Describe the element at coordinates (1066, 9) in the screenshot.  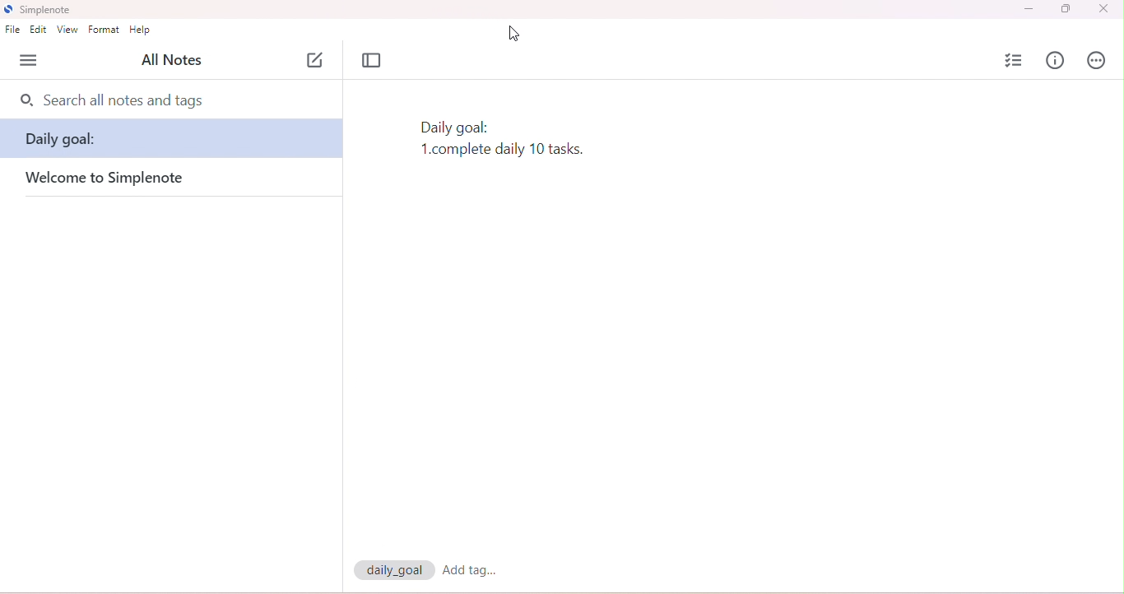
I see `maximize` at that location.